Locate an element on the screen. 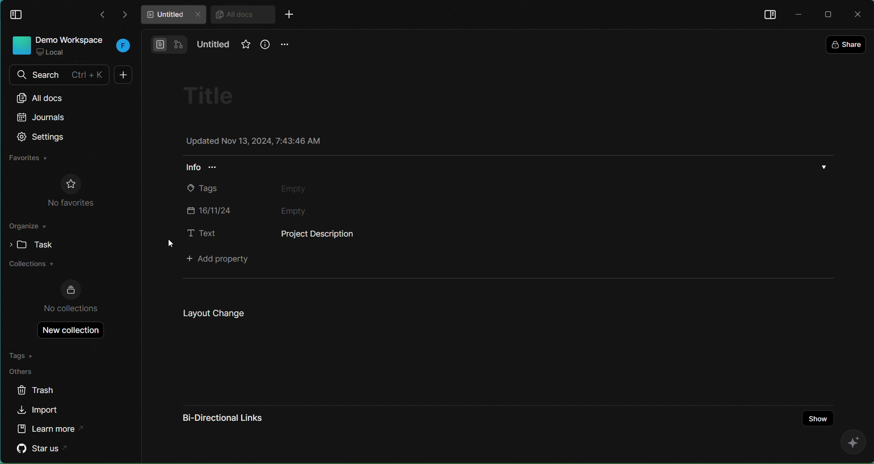 The image size is (874, 464). Date is located at coordinates (278, 209).